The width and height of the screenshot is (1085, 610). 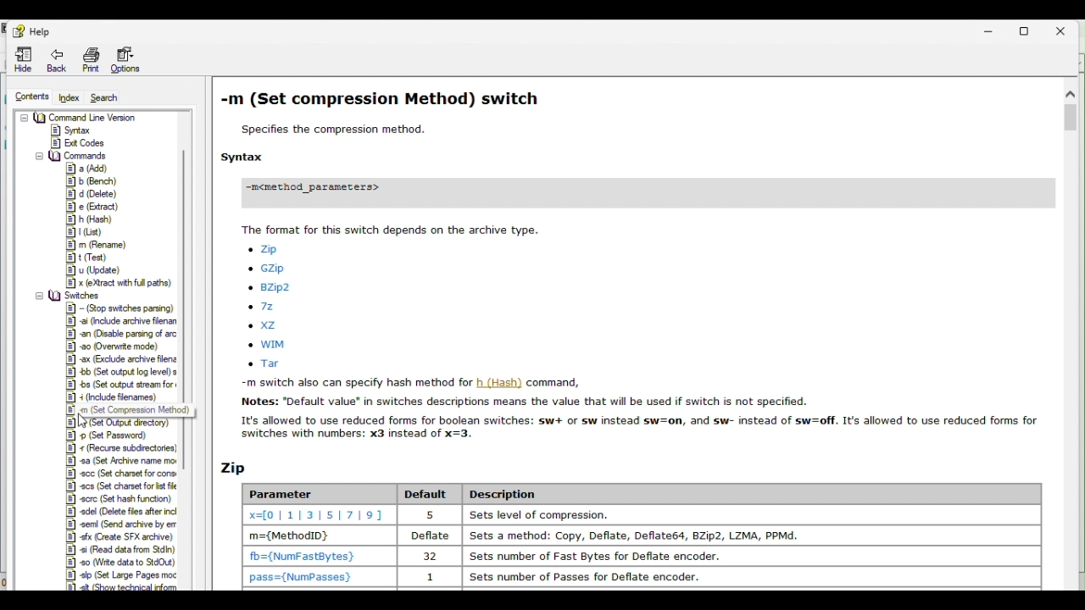 What do you see at coordinates (1069, 334) in the screenshot?
I see `Scrollbar` at bounding box center [1069, 334].